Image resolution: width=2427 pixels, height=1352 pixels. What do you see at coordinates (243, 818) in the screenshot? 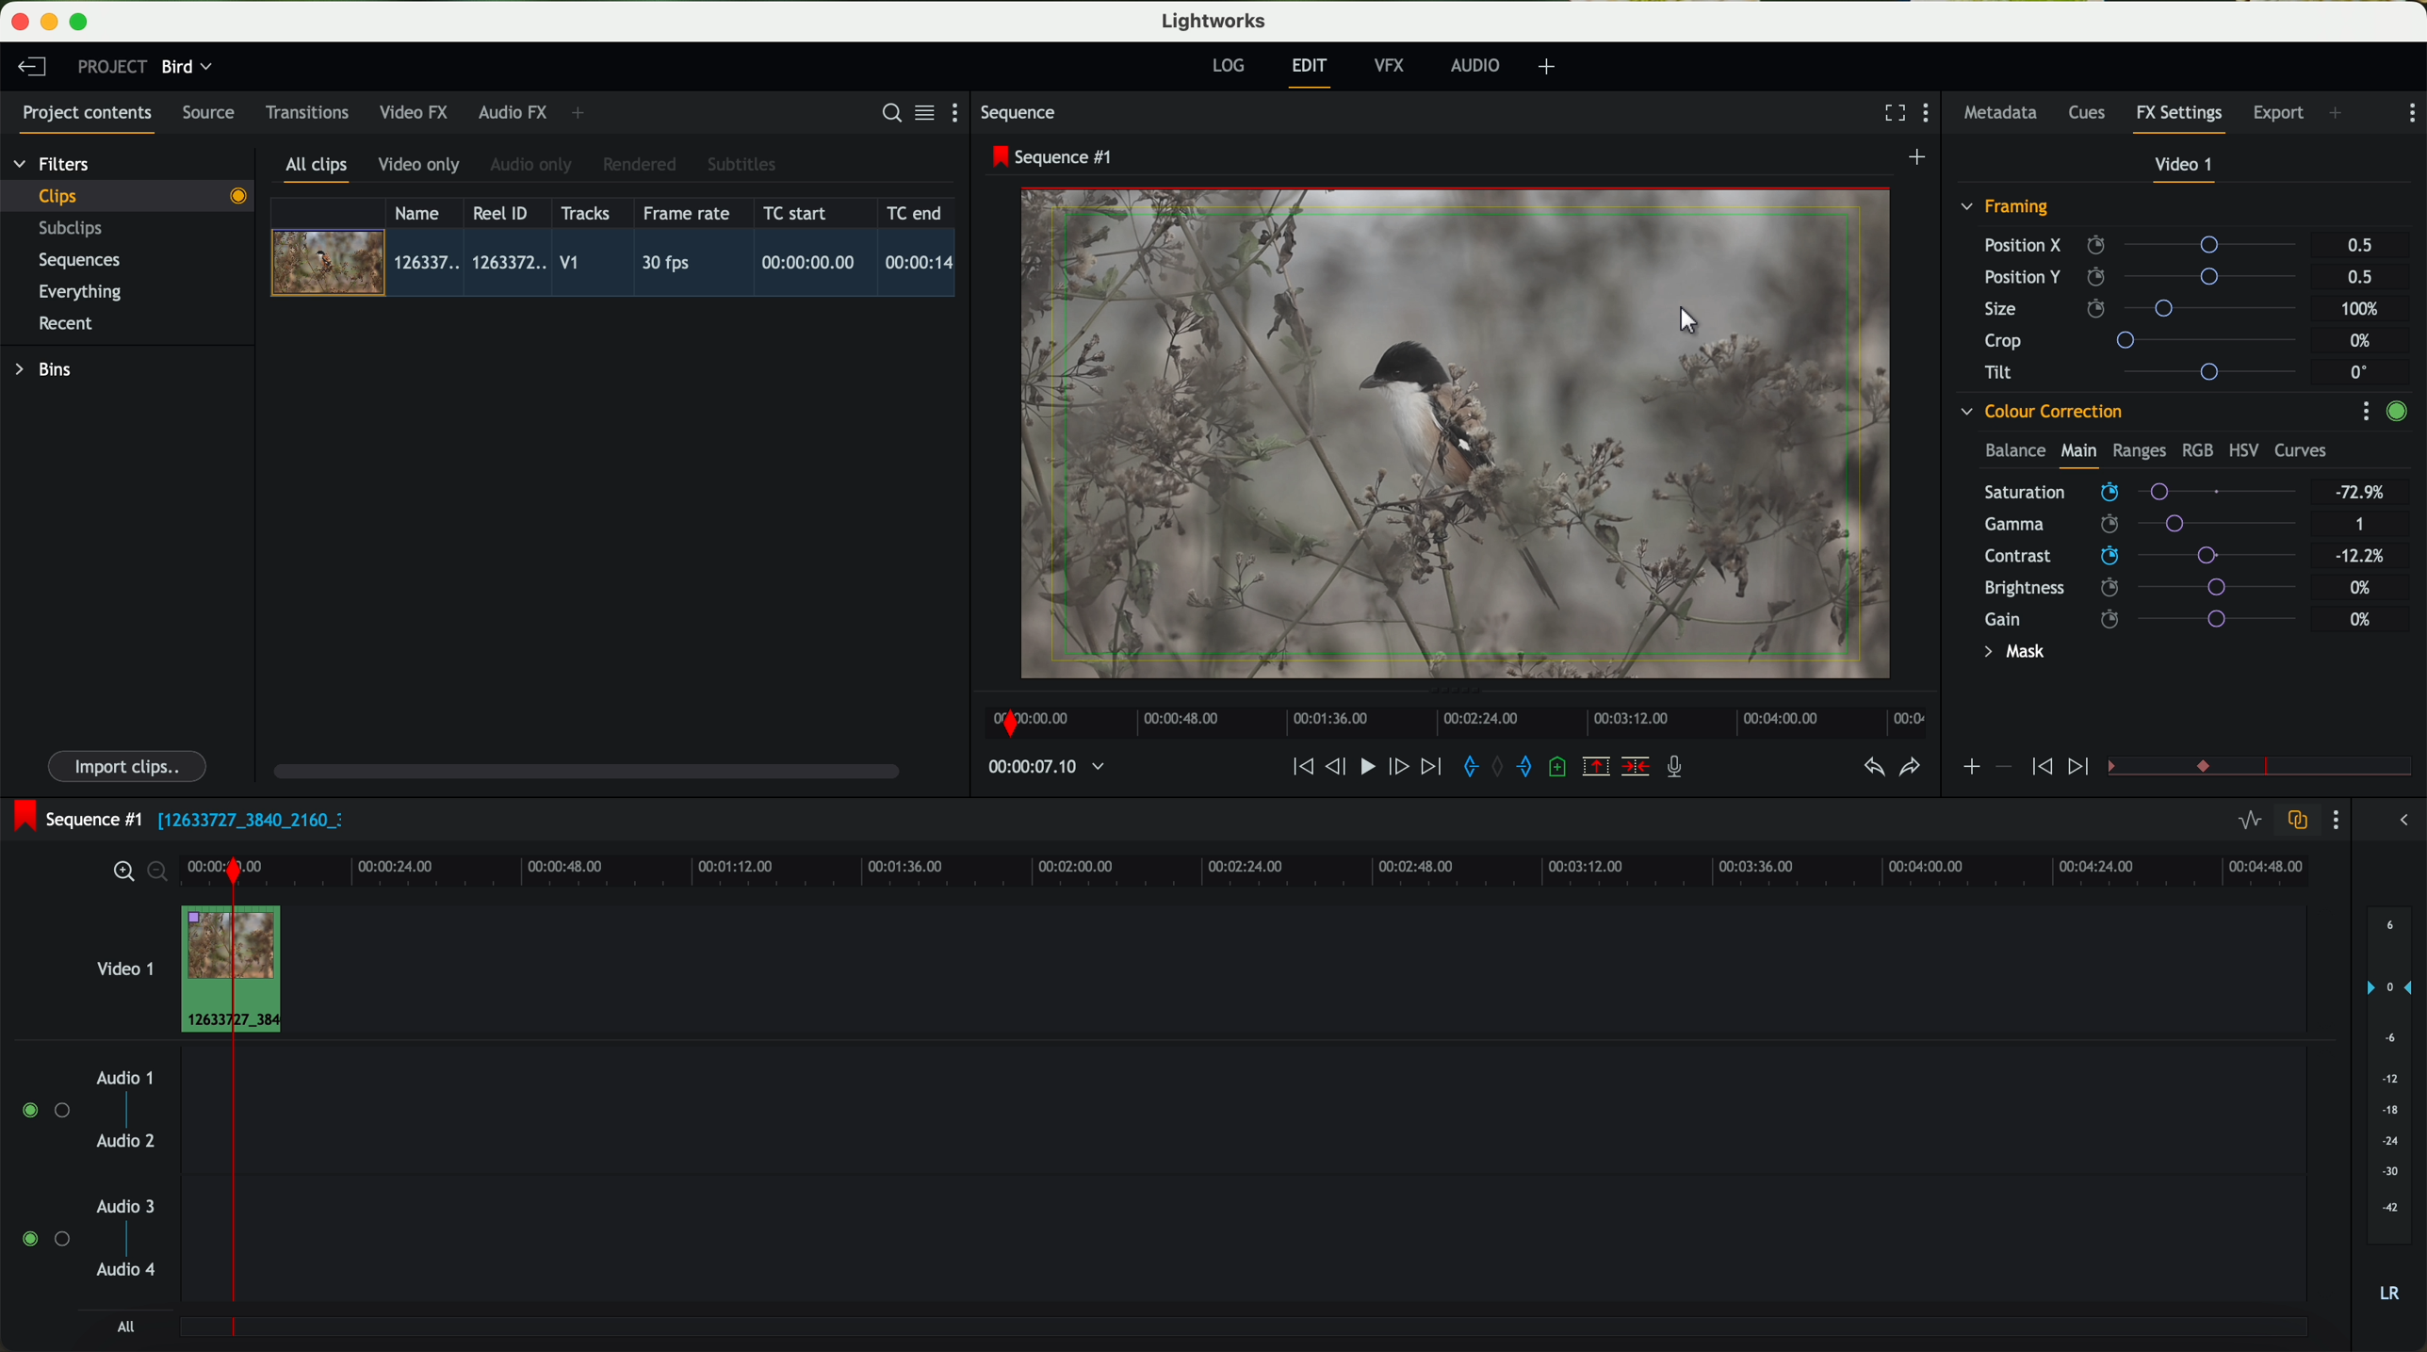
I see `black` at bounding box center [243, 818].